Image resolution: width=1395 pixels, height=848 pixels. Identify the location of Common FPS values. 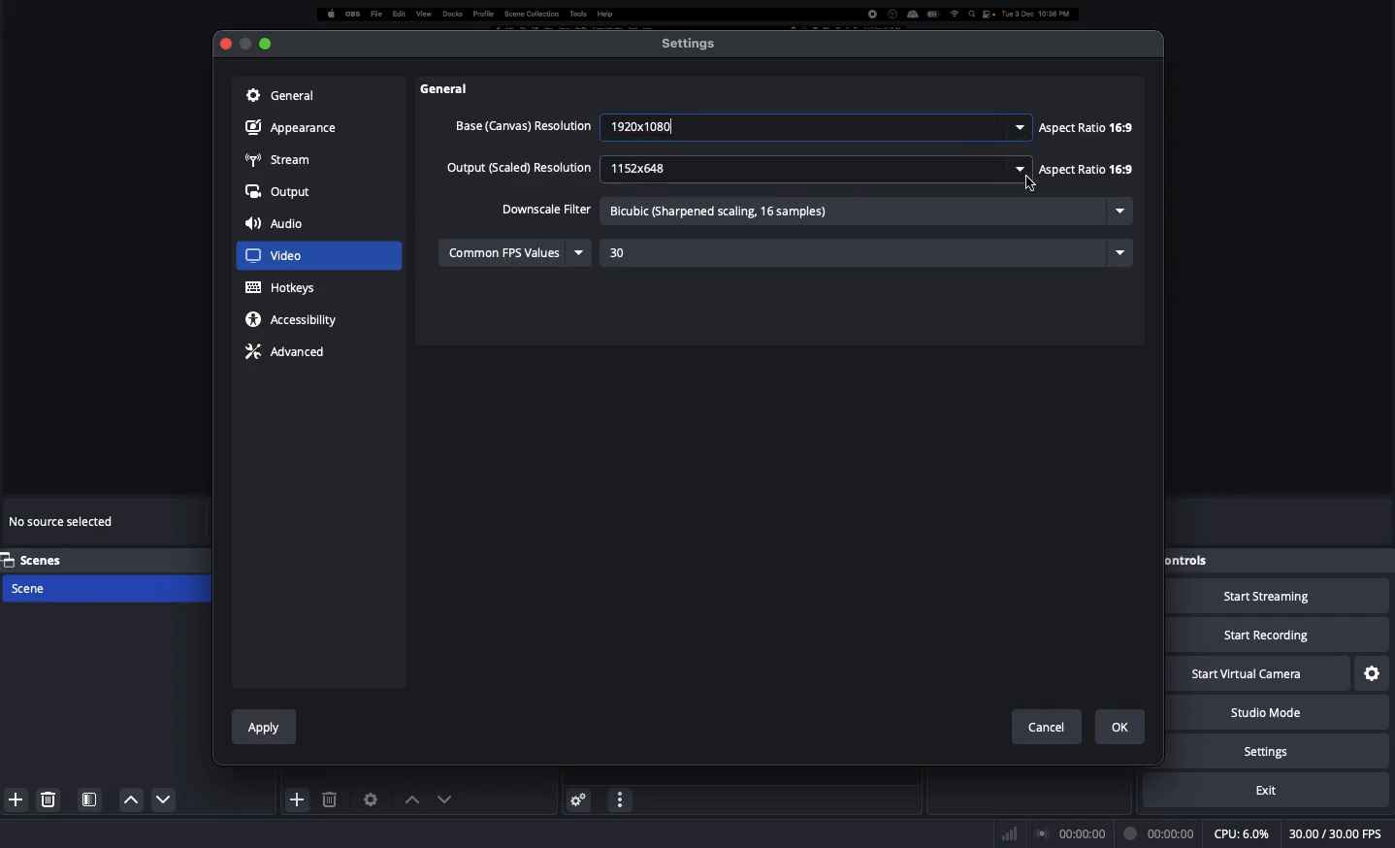
(517, 251).